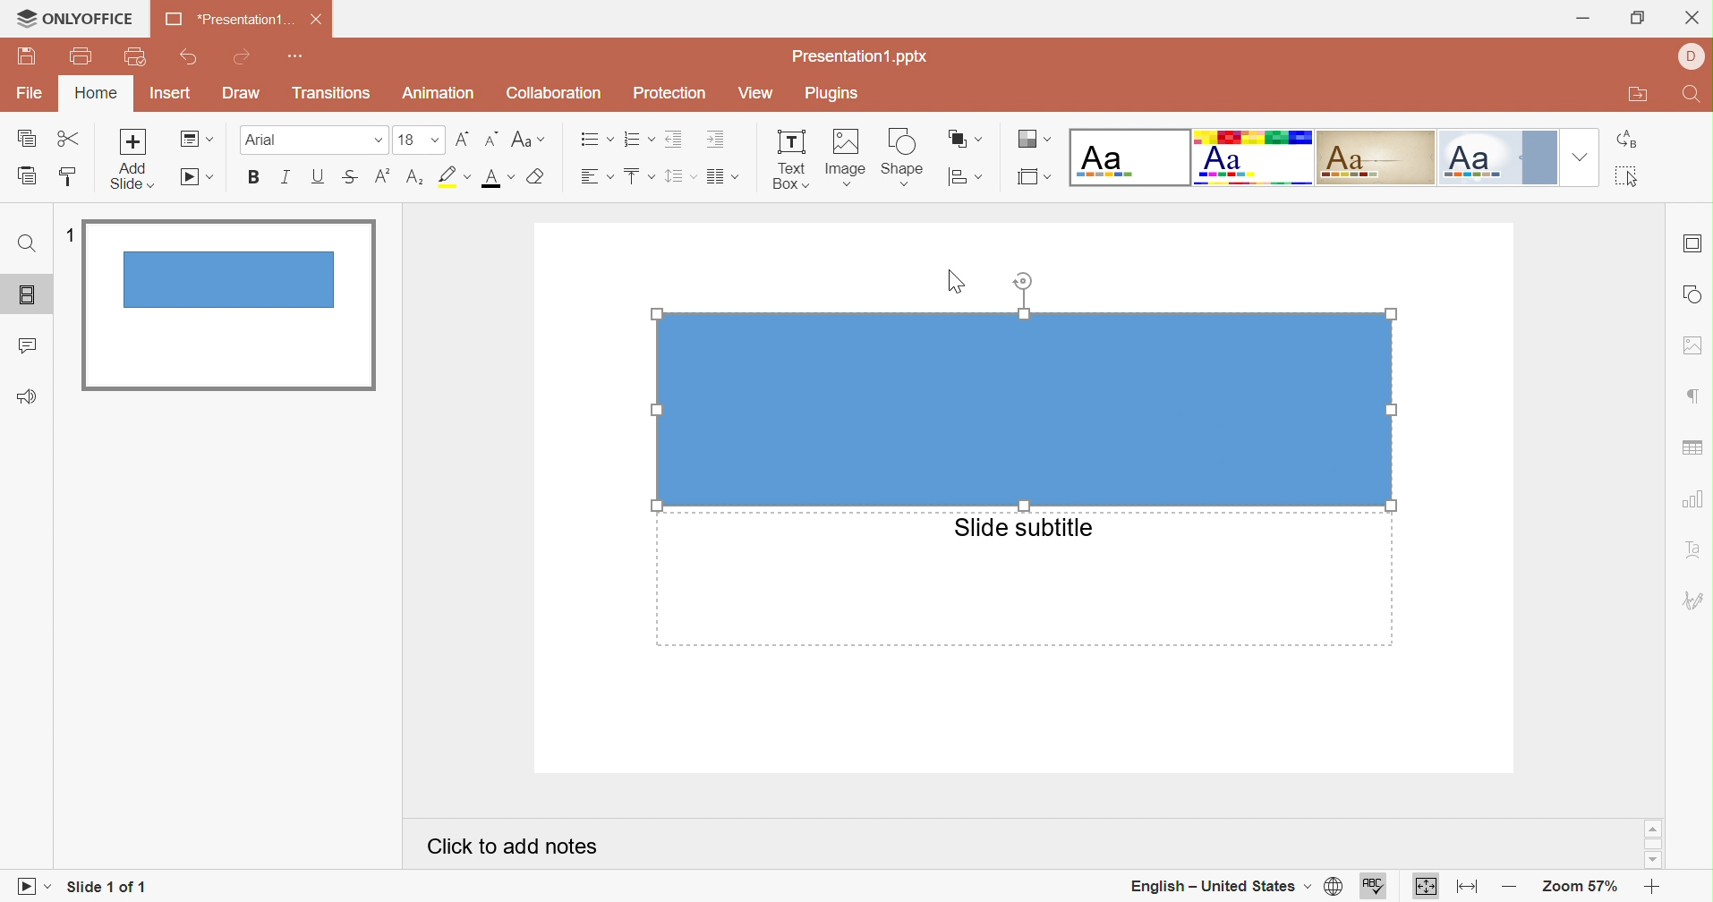 The height and width of the screenshot is (902, 1713). I want to click on Find, so click(1692, 96).